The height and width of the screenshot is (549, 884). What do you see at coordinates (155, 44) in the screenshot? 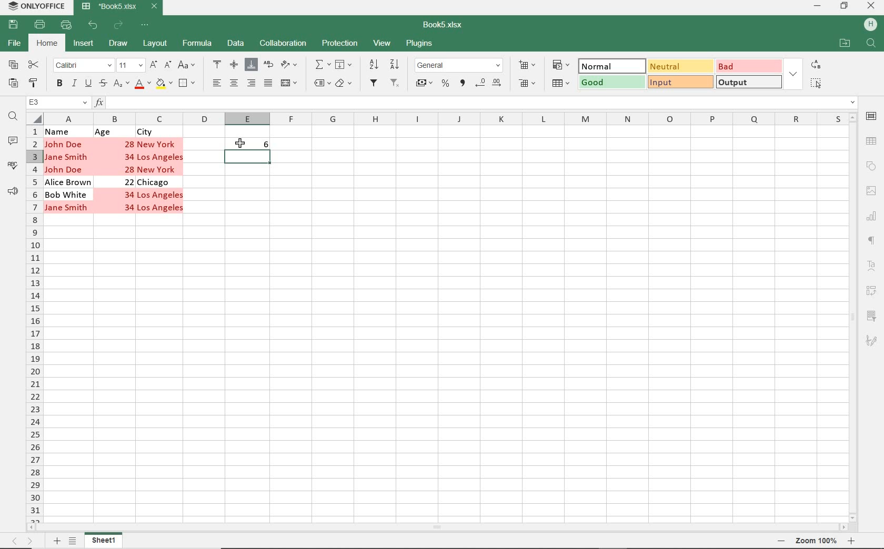
I see `LAYOUT` at bounding box center [155, 44].